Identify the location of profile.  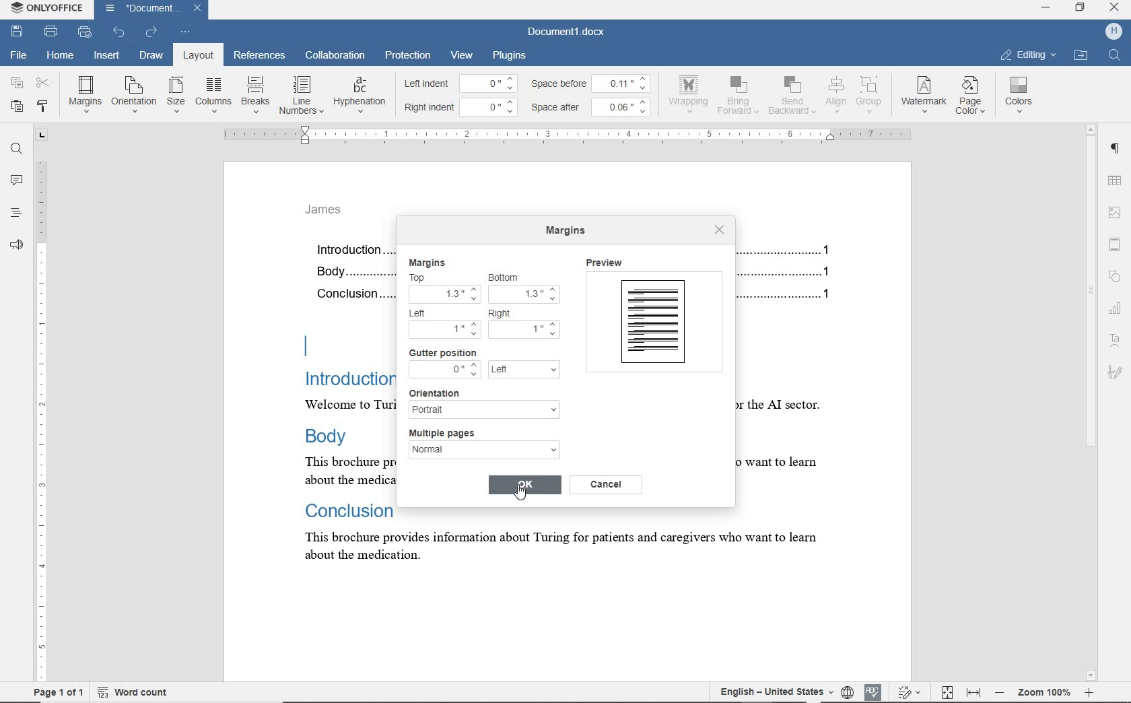
(1104, 32).